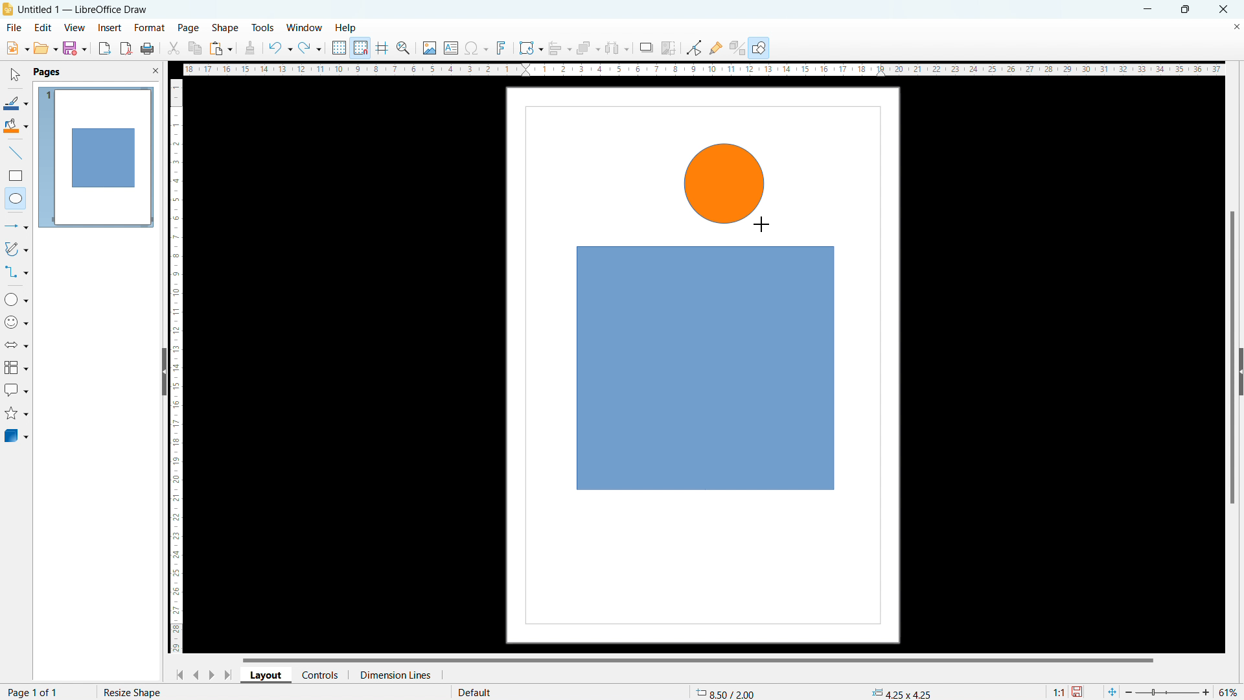 This screenshot has height=700, width=1244. What do you see at coordinates (196, 673) in the screenshot?
I see `go to previous page` at bounding box center [196, 673].